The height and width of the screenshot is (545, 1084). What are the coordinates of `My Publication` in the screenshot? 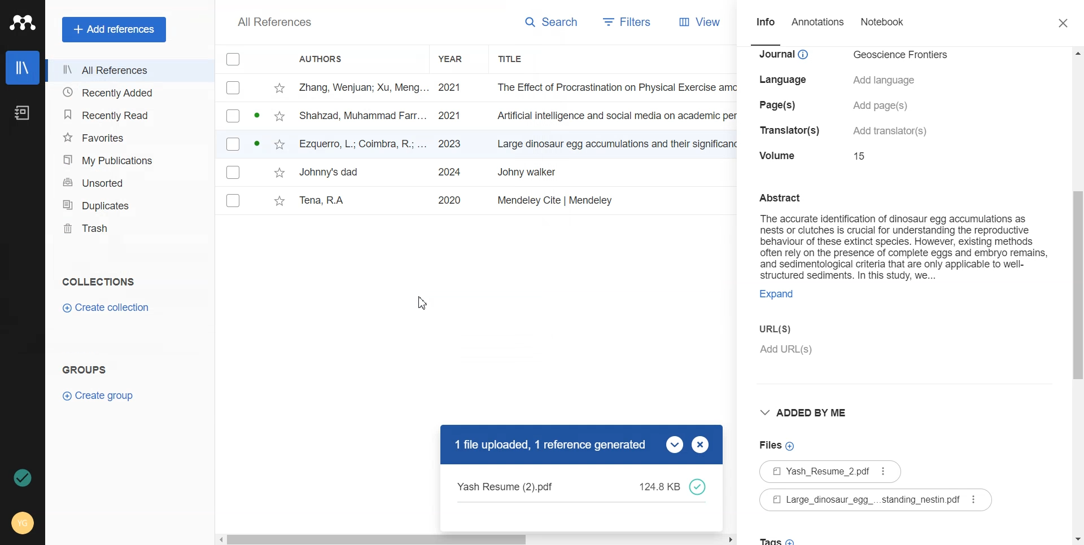 It's located at (129, 159).